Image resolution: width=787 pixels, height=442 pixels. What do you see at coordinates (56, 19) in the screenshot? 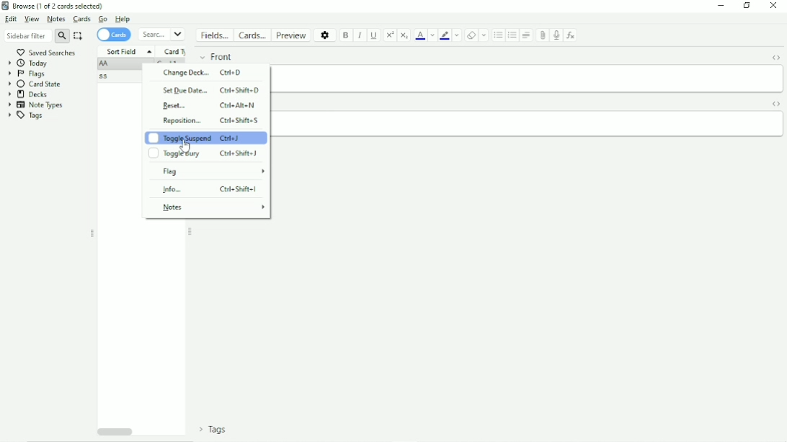
I see `Notes` at bounding box center [56, 19].